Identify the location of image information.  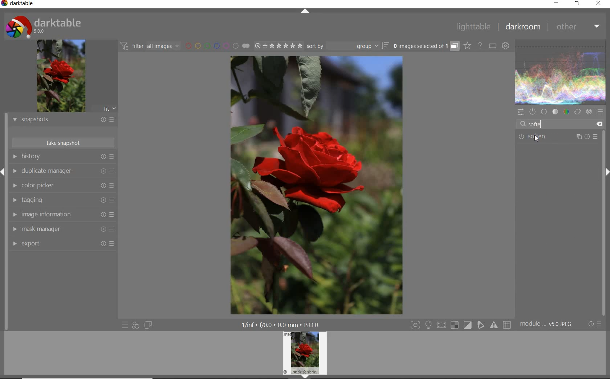
(62, 215).